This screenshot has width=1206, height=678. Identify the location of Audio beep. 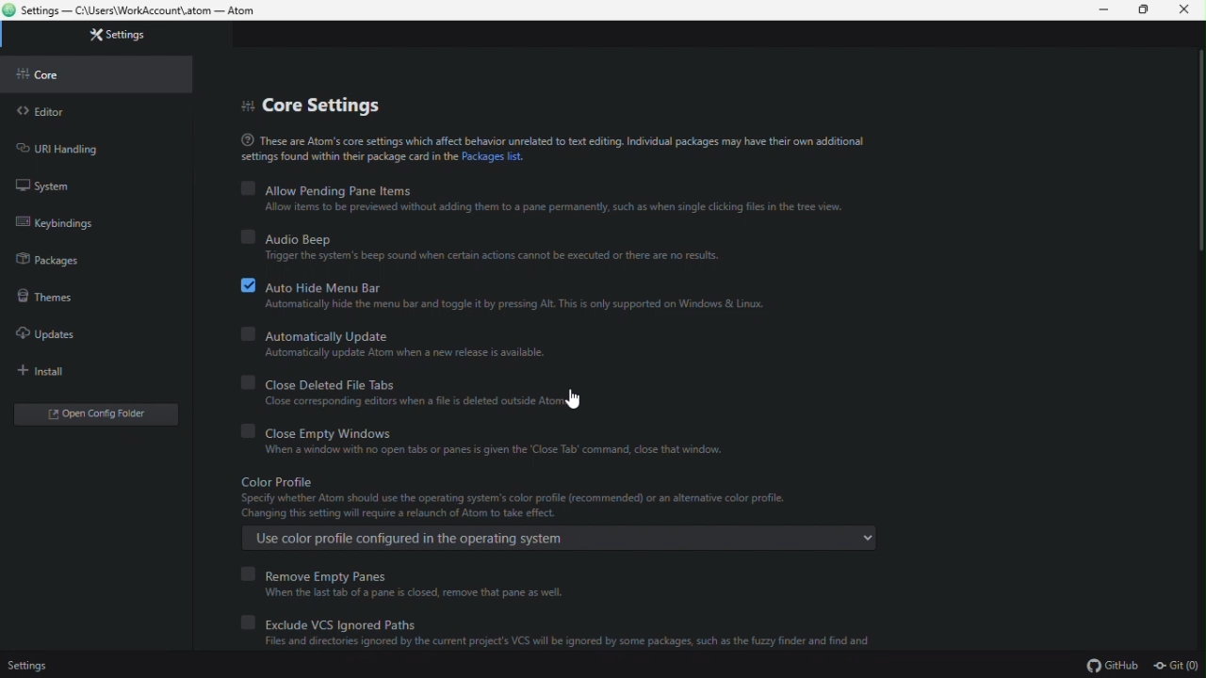
(296, 236).